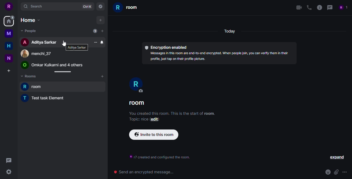 The image size is (352, 179). What do you see at coordinates (34, 6) in the screenshot?
I see `search` at bounding box center [34, 6].